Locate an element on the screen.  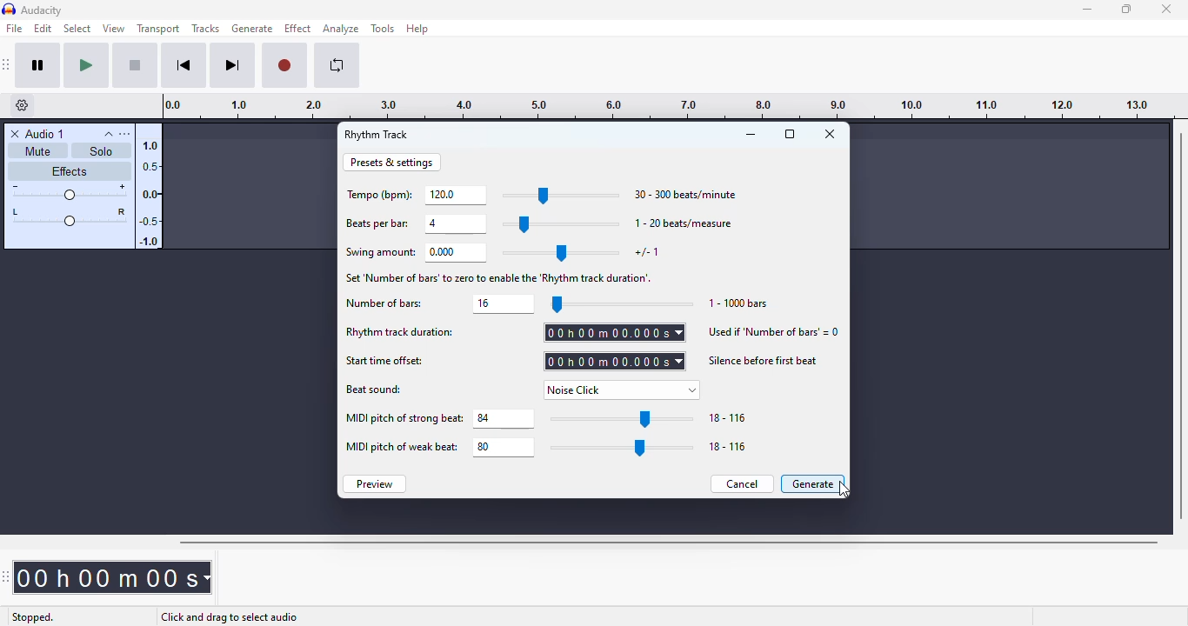
18-116 is located at coordinates (728, 446).